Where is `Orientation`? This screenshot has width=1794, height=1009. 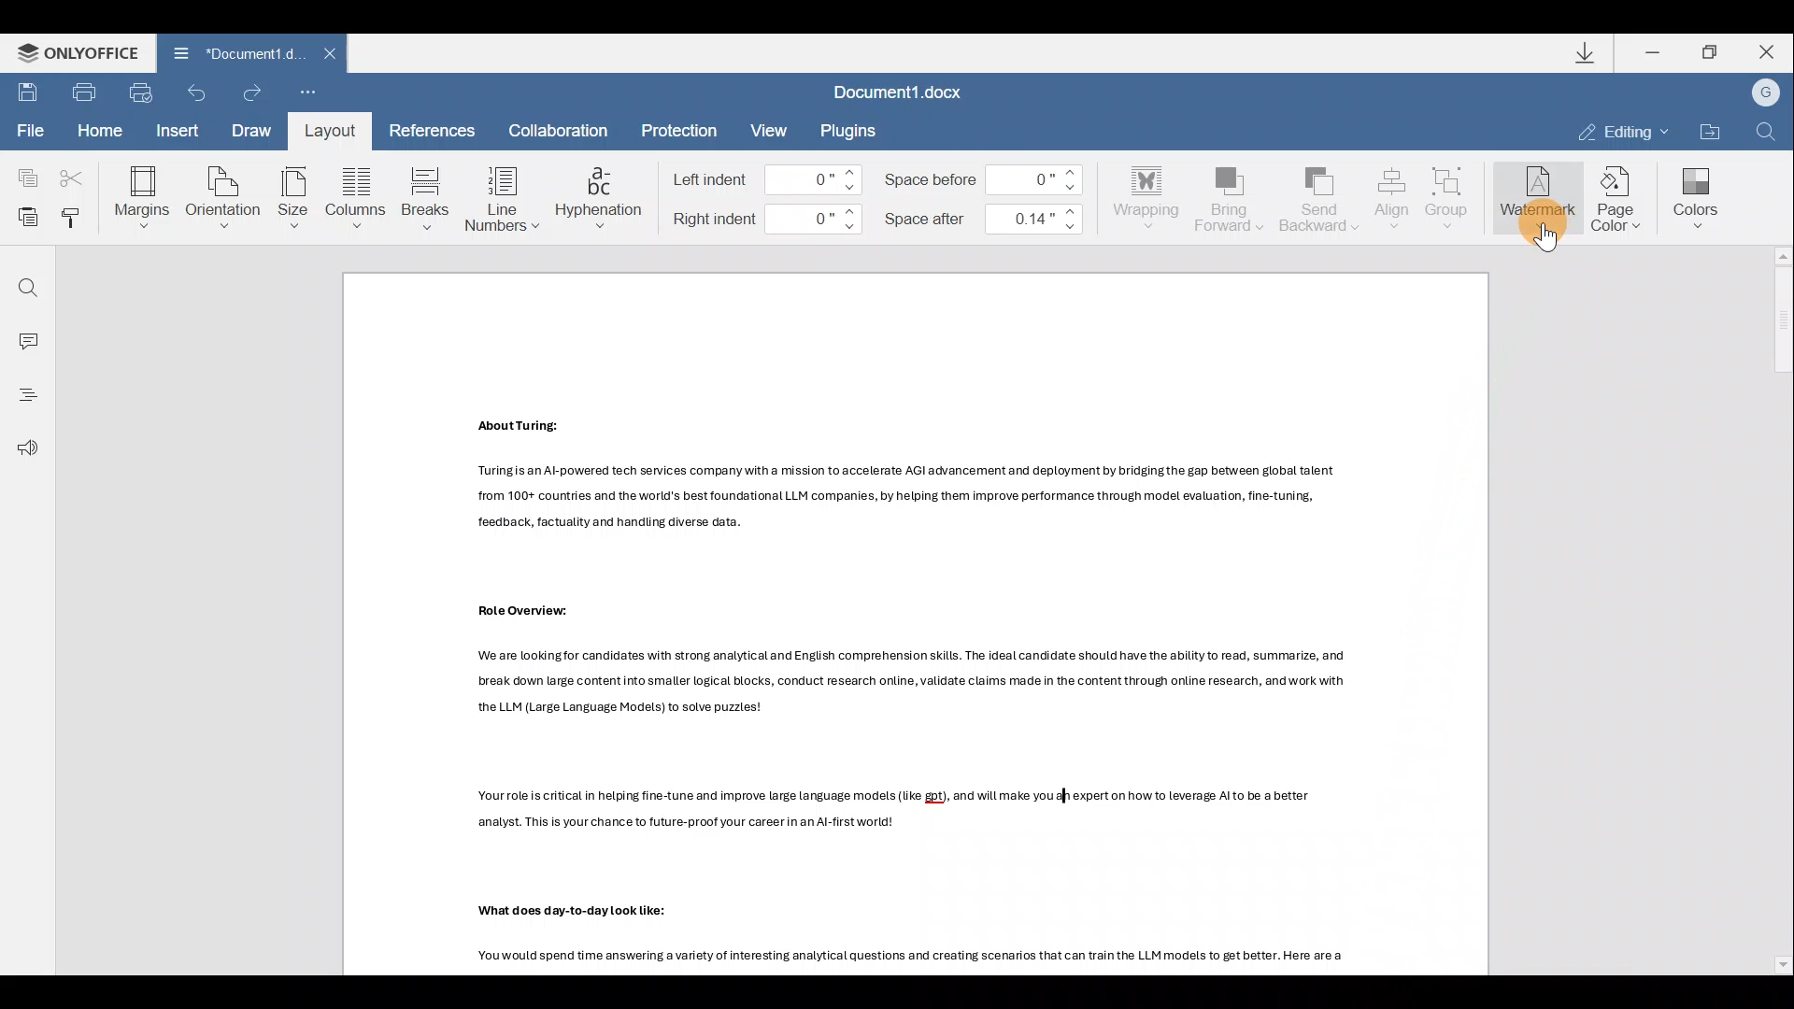 Orientation is located at coordinates (225, 195).